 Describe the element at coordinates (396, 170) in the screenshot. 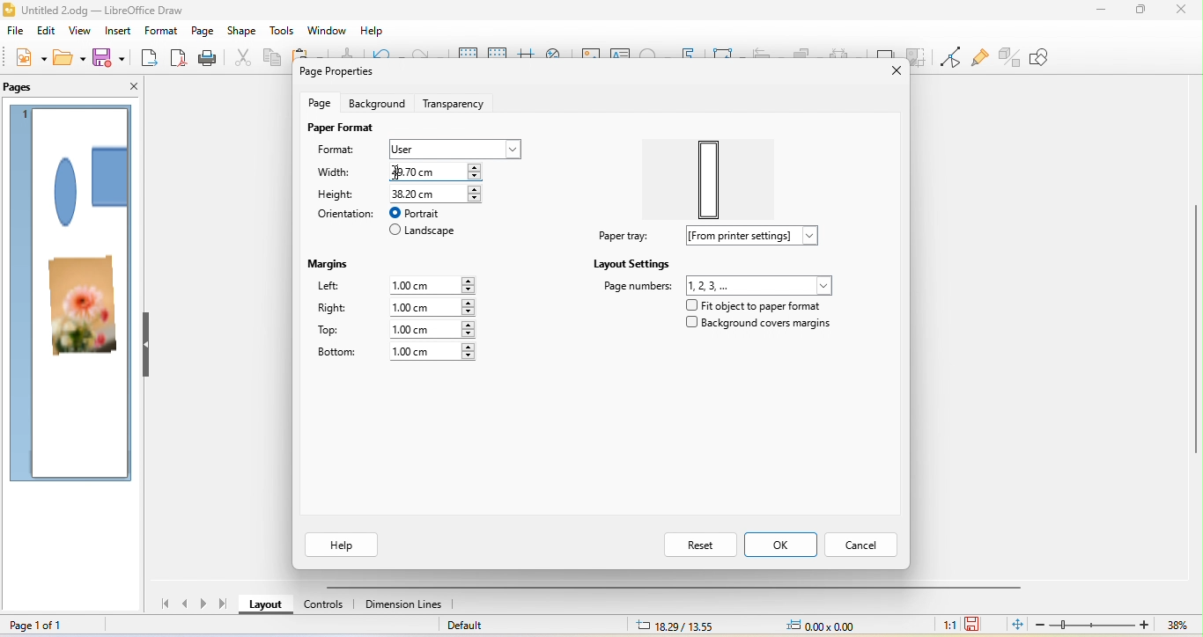

I see `cursor movement` at that location.